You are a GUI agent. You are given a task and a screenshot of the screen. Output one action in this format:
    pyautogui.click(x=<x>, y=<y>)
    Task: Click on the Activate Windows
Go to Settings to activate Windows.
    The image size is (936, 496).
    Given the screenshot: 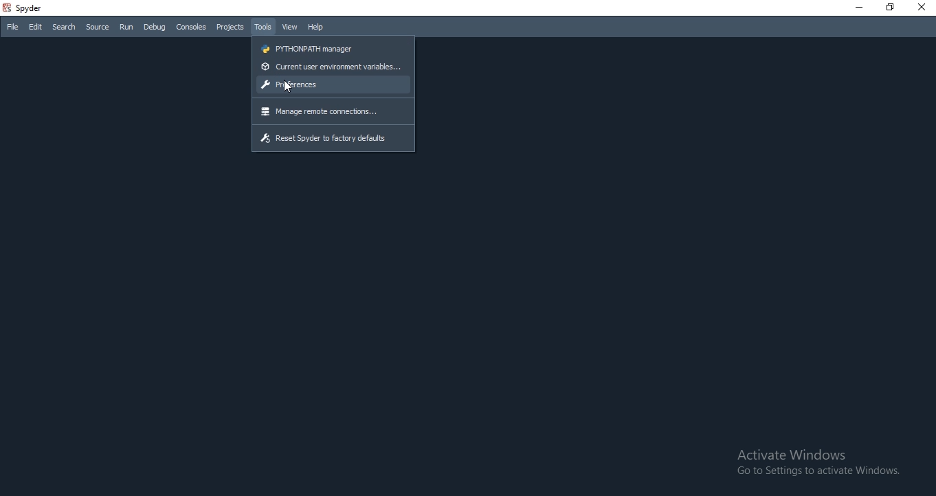 What is the action you would take?
    pyautogui.click(x=816, y=461)
    